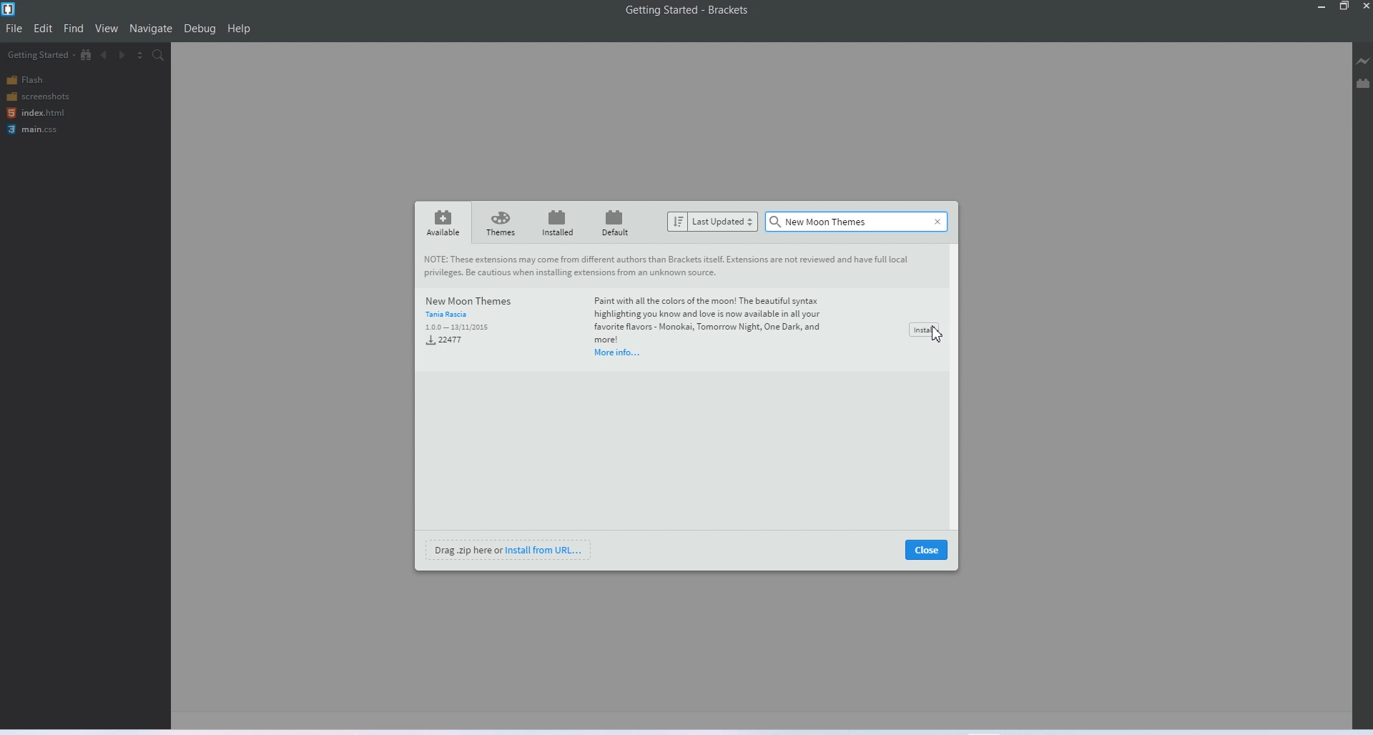  I want to click on Cursor, so click(936, 335).